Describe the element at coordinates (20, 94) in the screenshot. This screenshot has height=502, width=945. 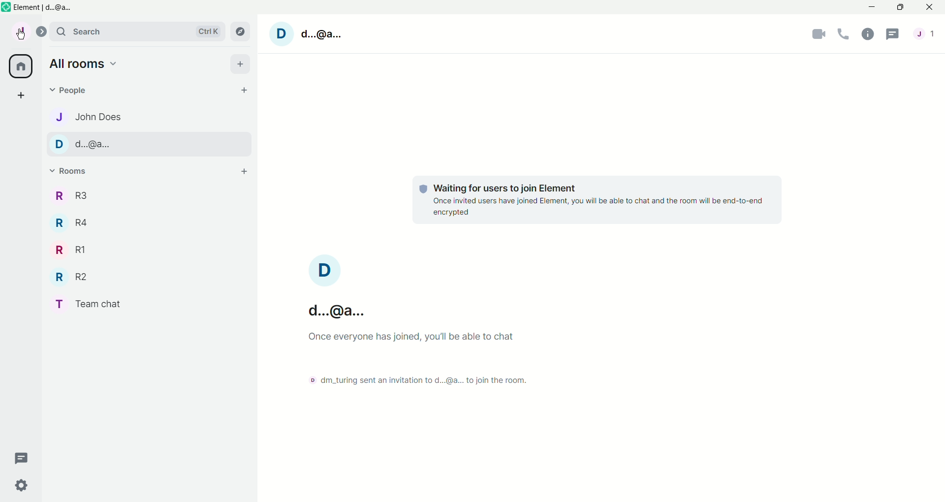
I see `Create a space` at that location.